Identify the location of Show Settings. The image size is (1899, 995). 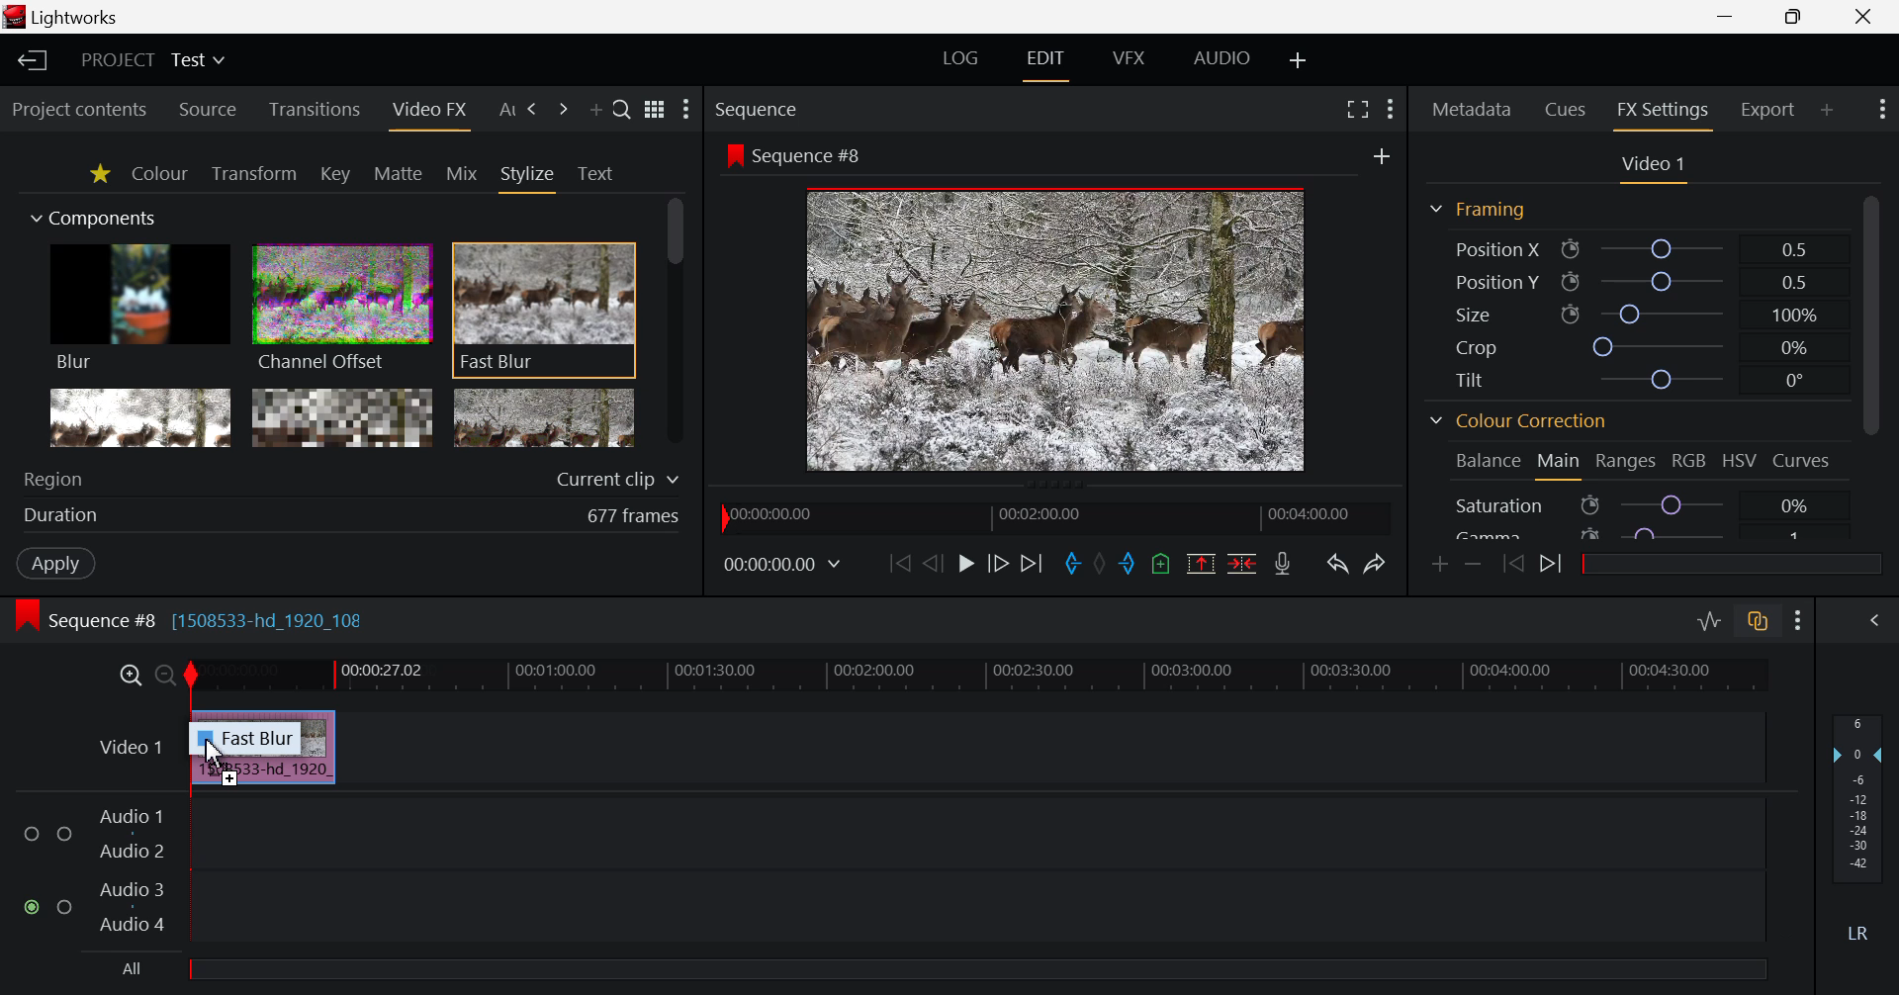
(1882, 109).